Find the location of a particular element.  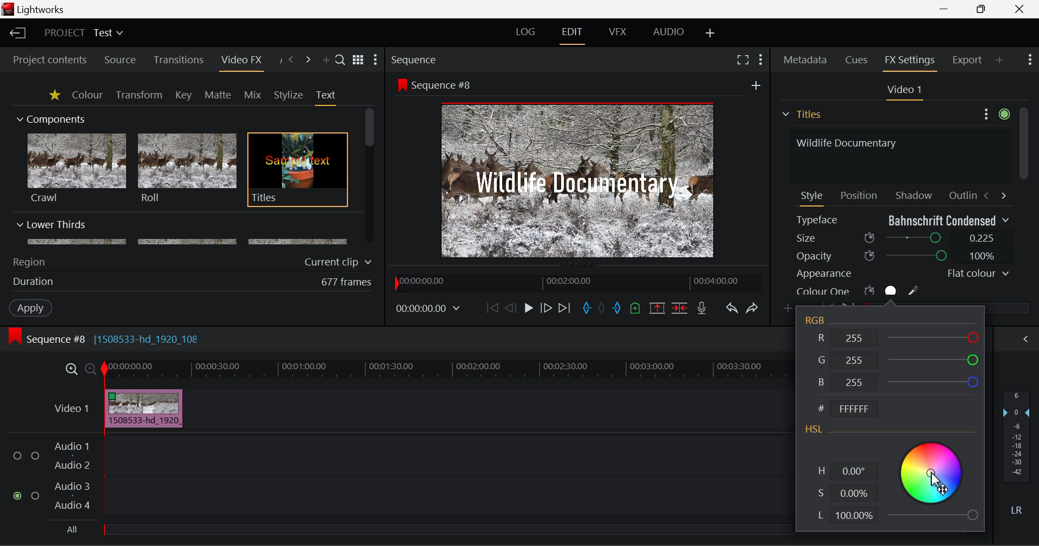

L is located at coordinates (845, 517).